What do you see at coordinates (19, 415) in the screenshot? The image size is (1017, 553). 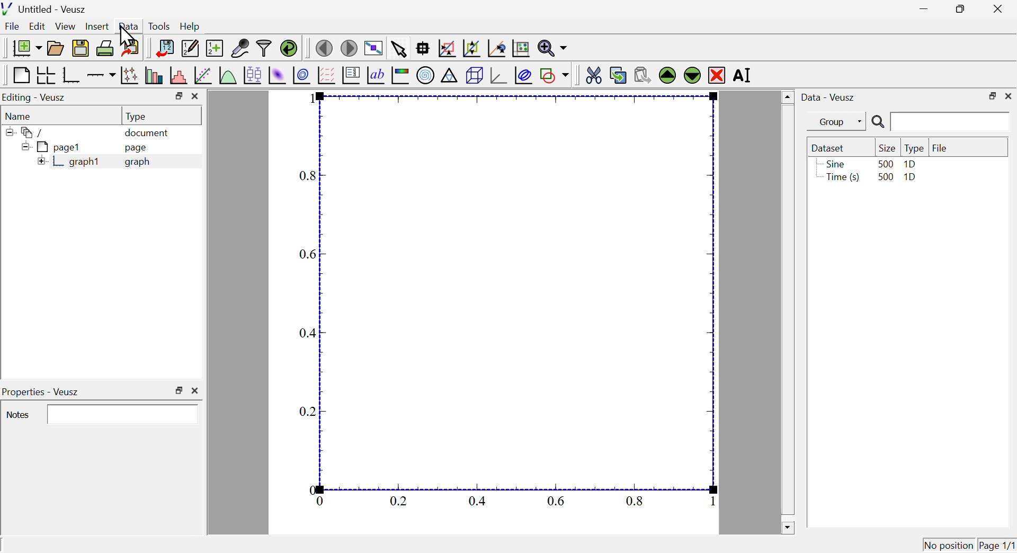 I see `notes` at bounding box center [19, 415].